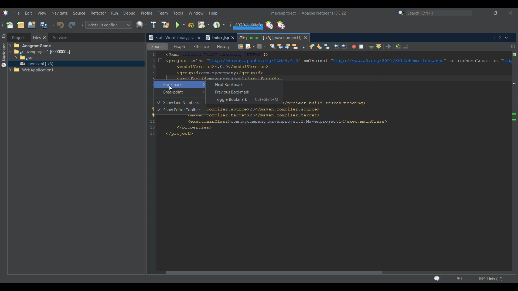 This screenshot has height=291, width=518. What do you see at coordinates (219, 37) in the screenshot?
I see `Other tab` at bounding box center [219, 37].